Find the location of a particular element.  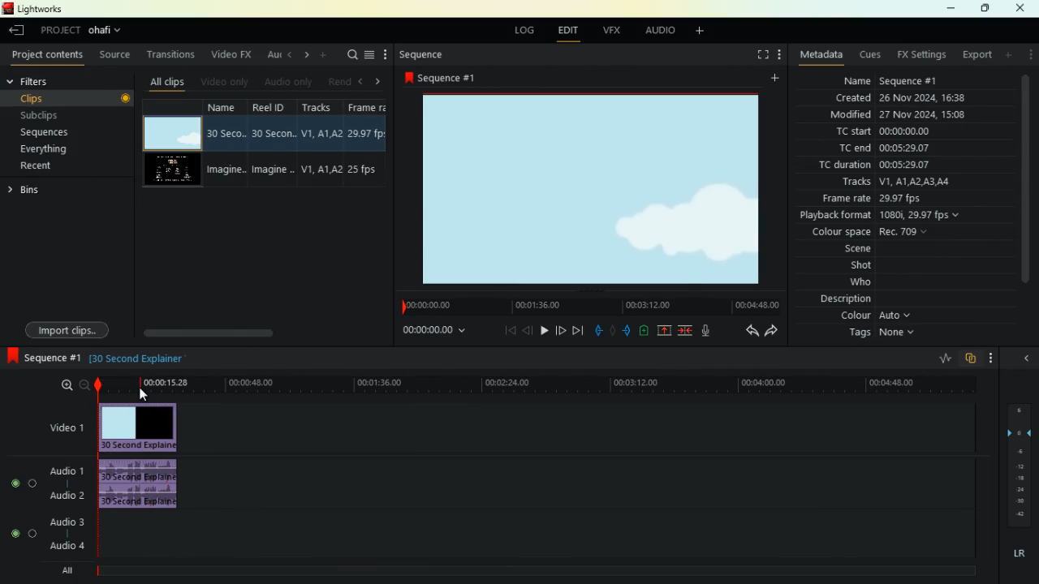

Cursor is located at coordinates (144, 395).